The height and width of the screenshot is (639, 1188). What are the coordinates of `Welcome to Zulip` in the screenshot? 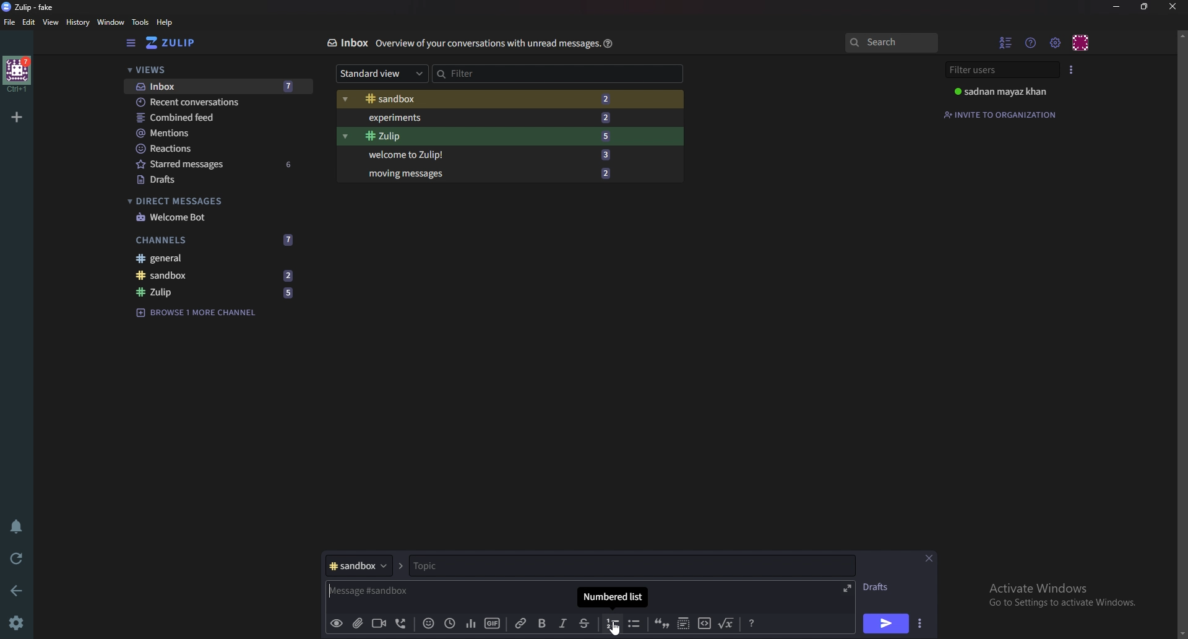 It's located at (486, 155).